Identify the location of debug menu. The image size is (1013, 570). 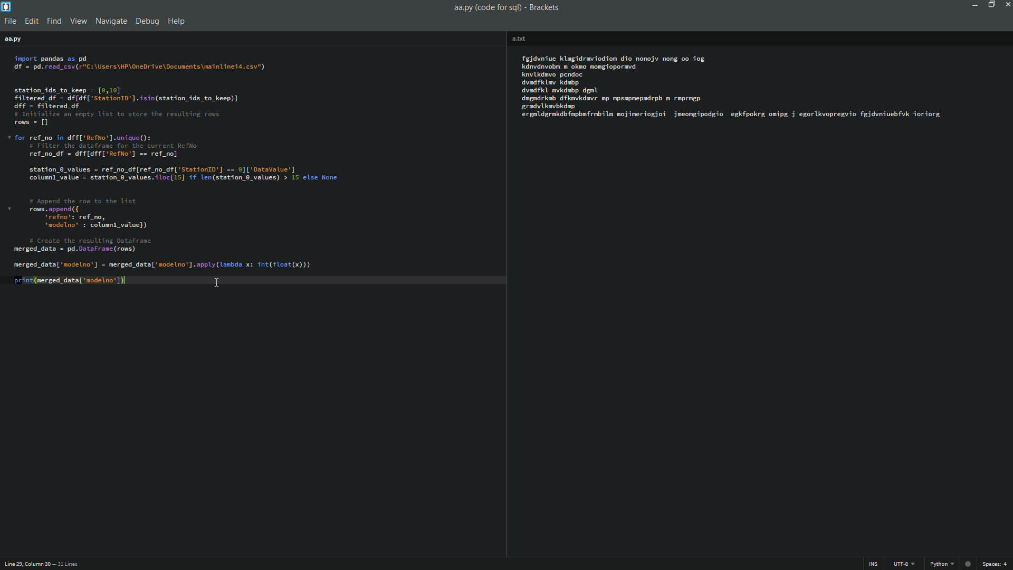
(148, 22).